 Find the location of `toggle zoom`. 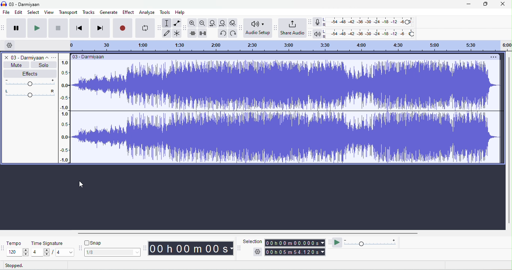

toggle zoom is located at coordinates (233, 23).